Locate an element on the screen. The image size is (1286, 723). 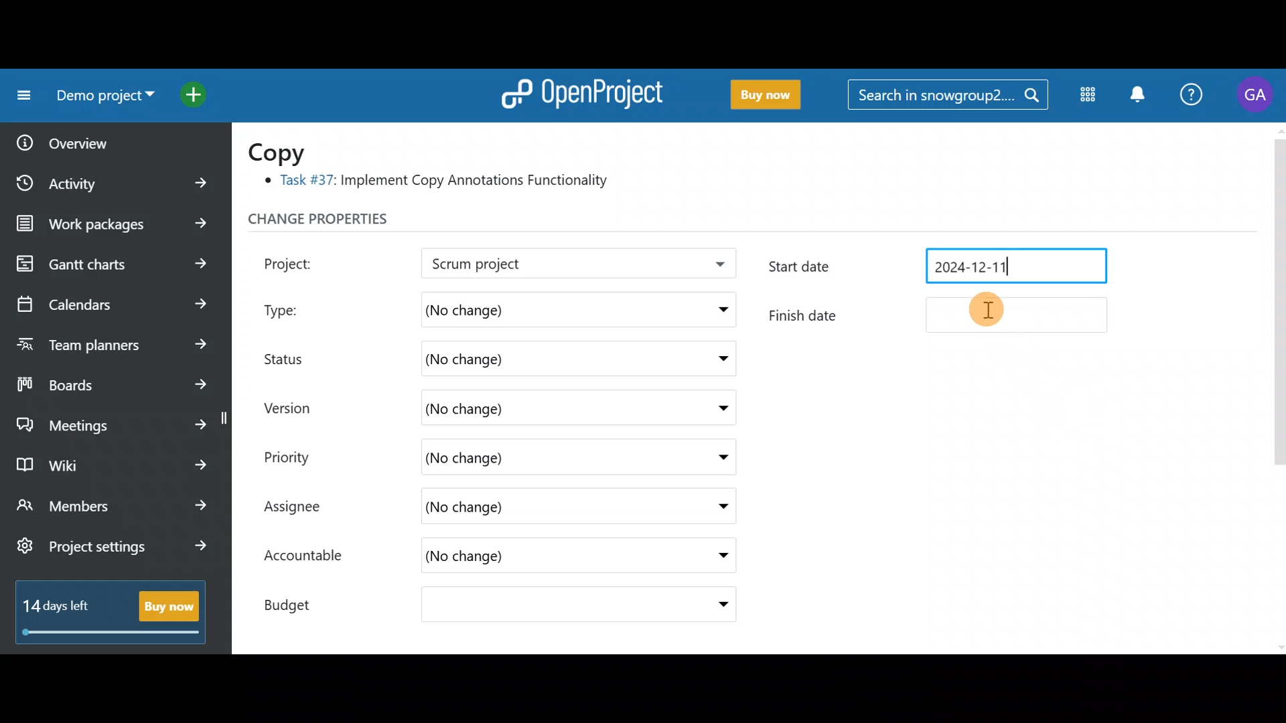
Assignee drop down is located at coordinates (712, 507).